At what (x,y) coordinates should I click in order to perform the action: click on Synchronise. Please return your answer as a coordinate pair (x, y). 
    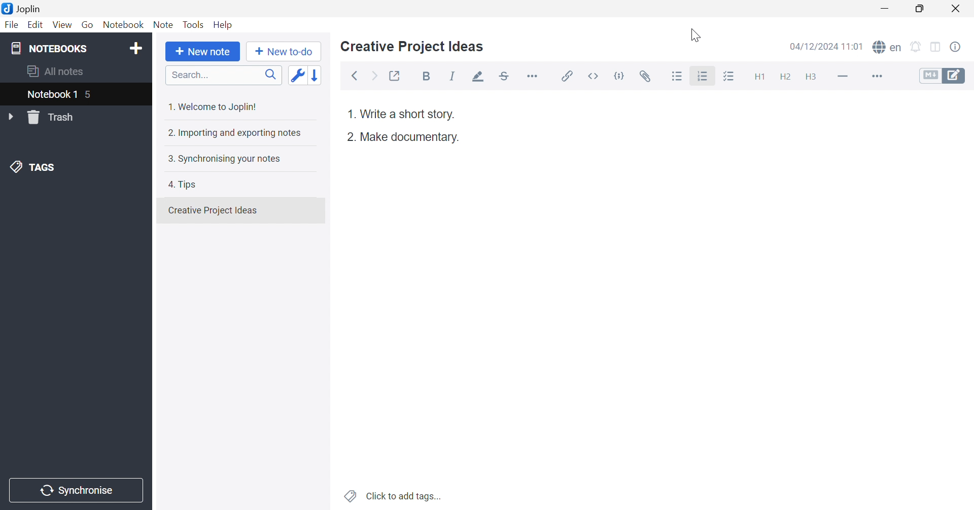
    Looking at the image, I should click on (78, 491).